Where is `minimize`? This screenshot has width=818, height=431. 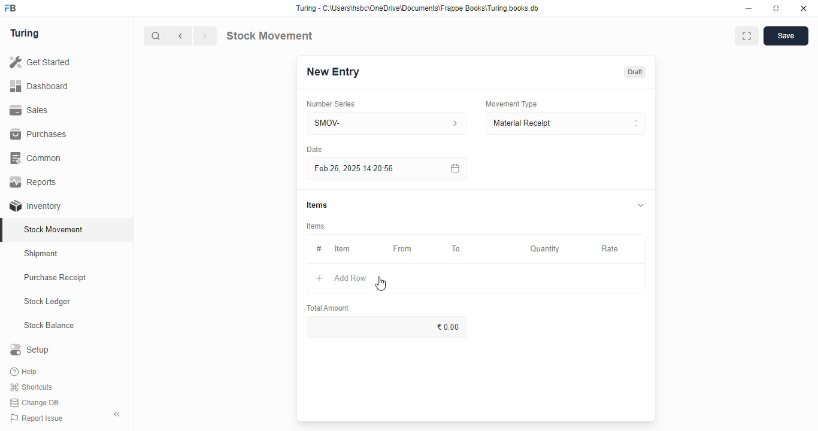 minimize is located at coordinates (749, 9).